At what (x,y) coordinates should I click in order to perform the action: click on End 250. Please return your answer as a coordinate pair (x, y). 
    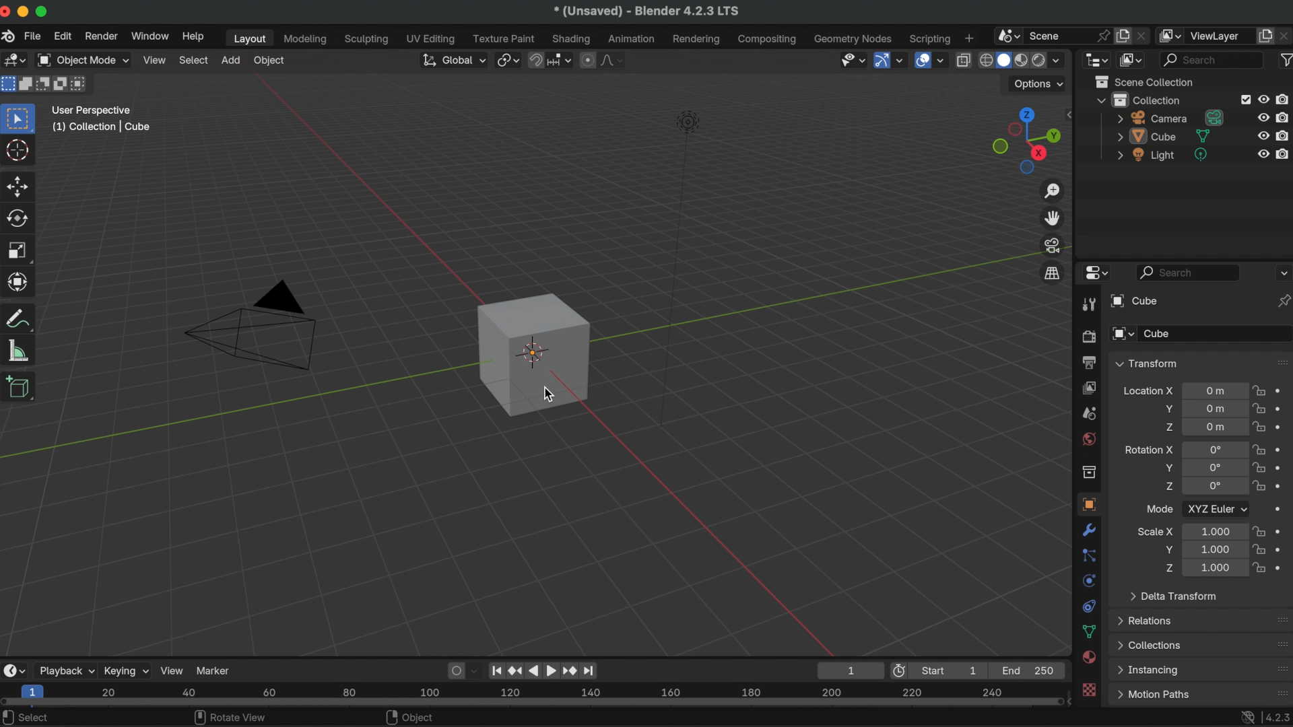
    Looking at the image, I should click on (1029, 670).